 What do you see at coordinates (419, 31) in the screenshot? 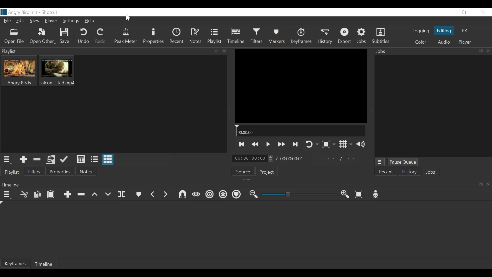
I see `logging` at bounding box center [419, 31].